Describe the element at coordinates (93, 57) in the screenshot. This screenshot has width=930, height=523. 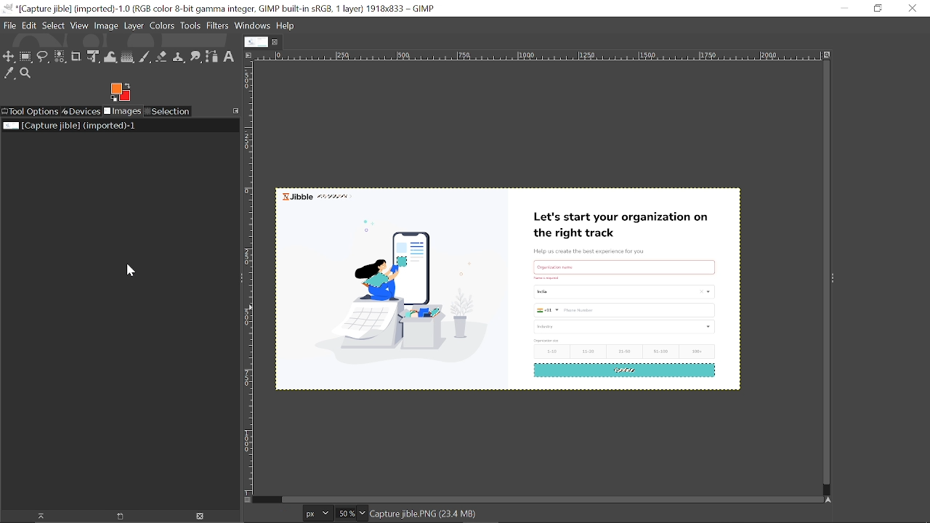
I see `Unified transform tool` at that location.